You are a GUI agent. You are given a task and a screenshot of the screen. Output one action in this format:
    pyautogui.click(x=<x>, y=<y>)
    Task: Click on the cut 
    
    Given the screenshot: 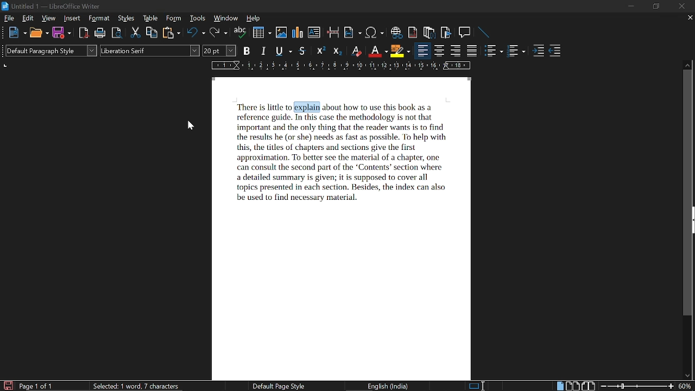 What is the action you would take?
    pyautogui.click(x=135, y=34)
    